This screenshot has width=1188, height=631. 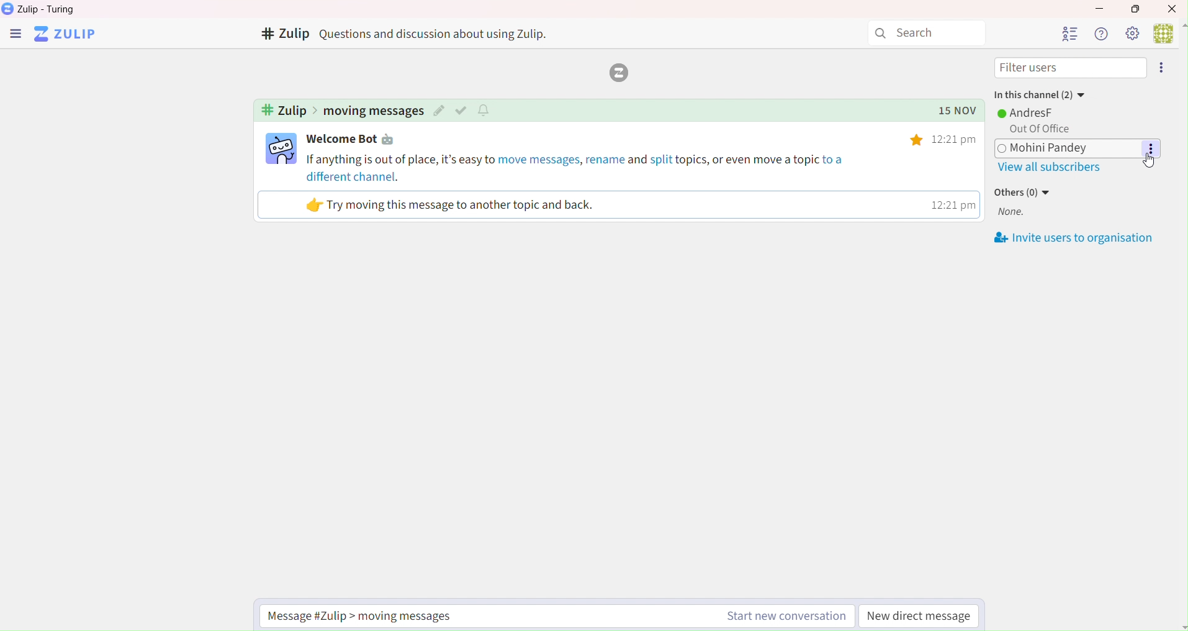 I want to click on notify, so click(x=486, y=109).